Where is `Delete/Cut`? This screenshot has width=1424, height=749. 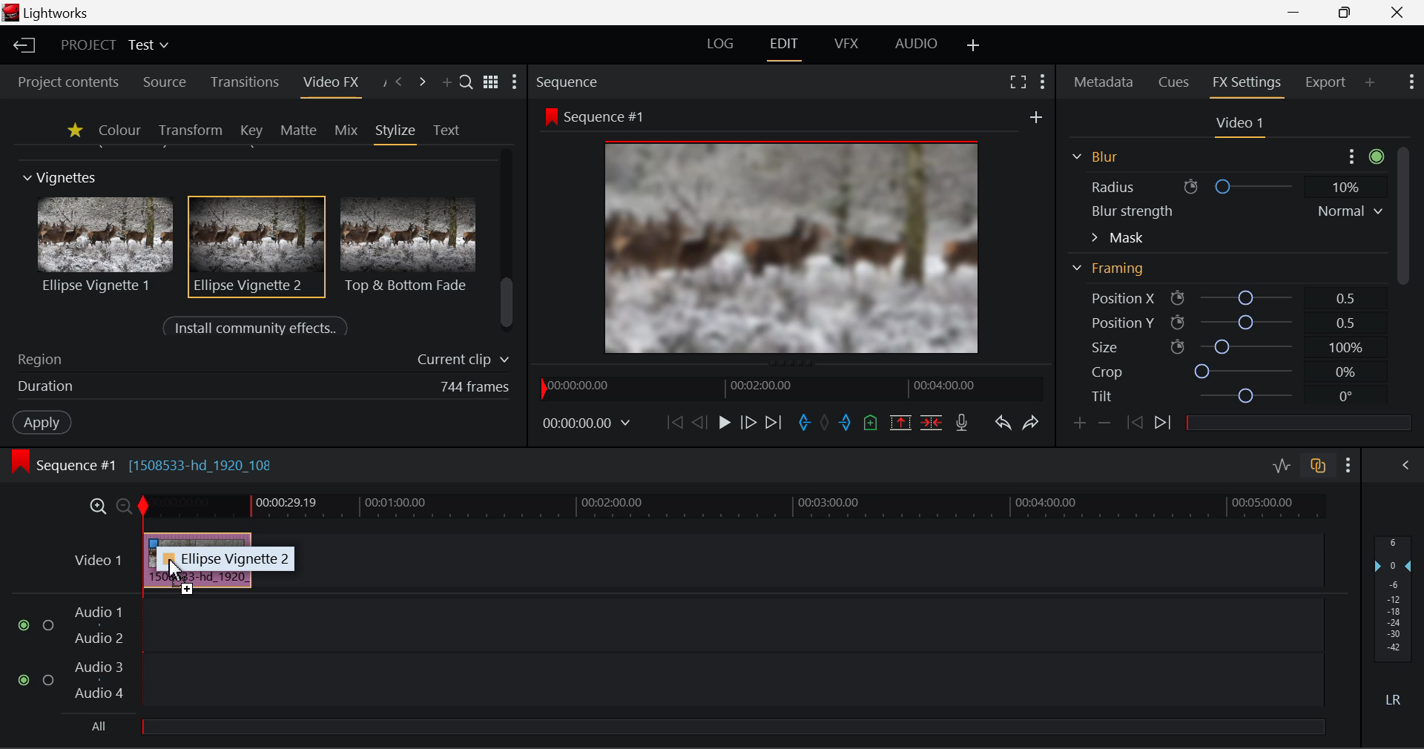
Delete/Cut is located at coordinates (933, 418).